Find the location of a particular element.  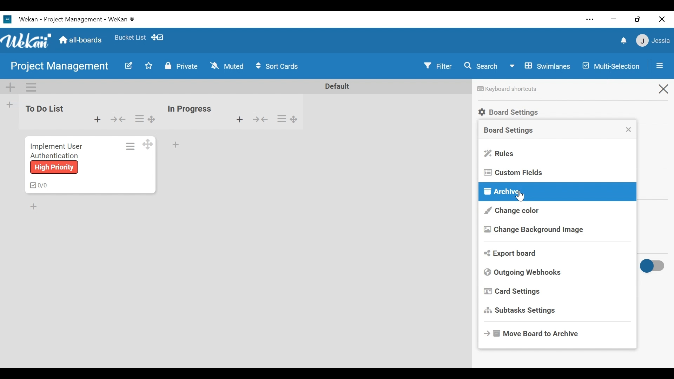

wekan -project management - wekan is located at coordinates (78, 18).